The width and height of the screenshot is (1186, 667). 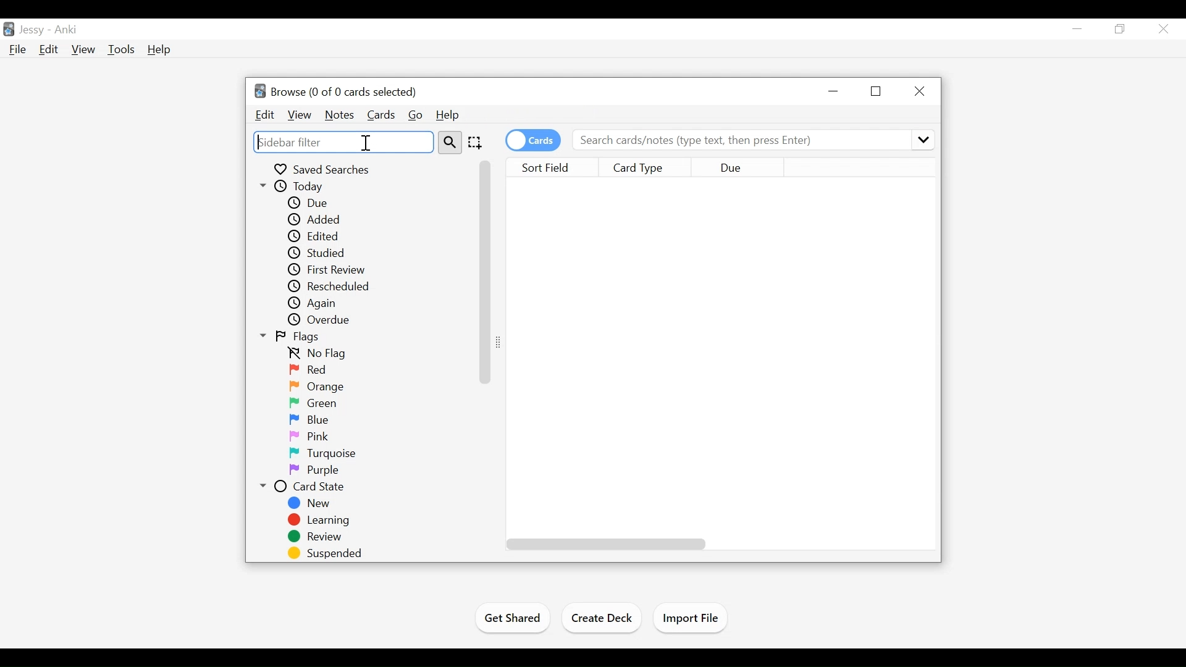 I want to click on Added, so click(x=319, y=220).